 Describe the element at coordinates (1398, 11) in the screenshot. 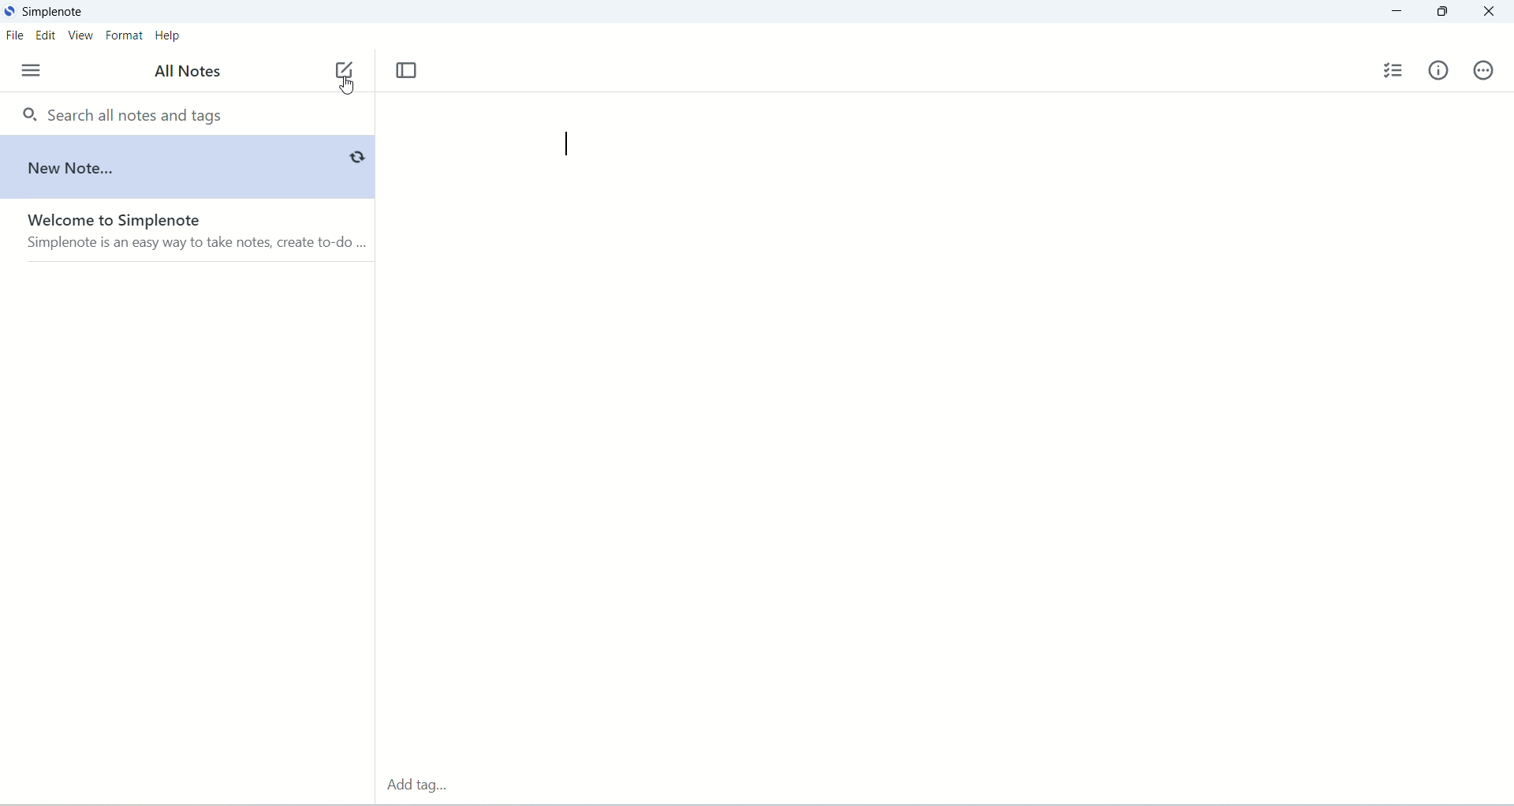

I see `minimize` at that location.